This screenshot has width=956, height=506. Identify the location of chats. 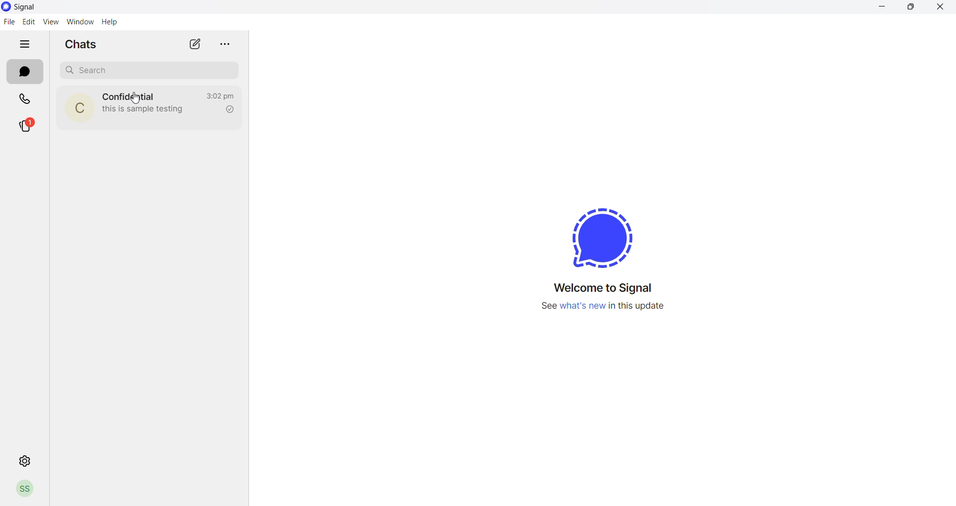
(24, 72).